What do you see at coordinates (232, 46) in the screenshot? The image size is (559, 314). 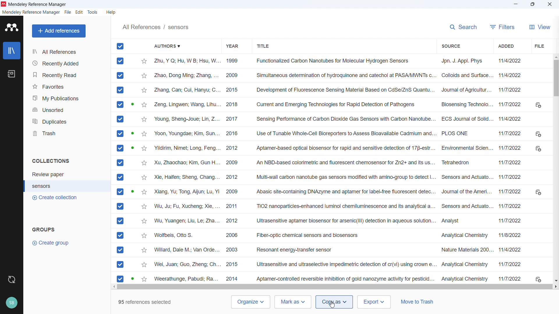 I see `Sort by year of publication ` at bounding box center [232, 46].